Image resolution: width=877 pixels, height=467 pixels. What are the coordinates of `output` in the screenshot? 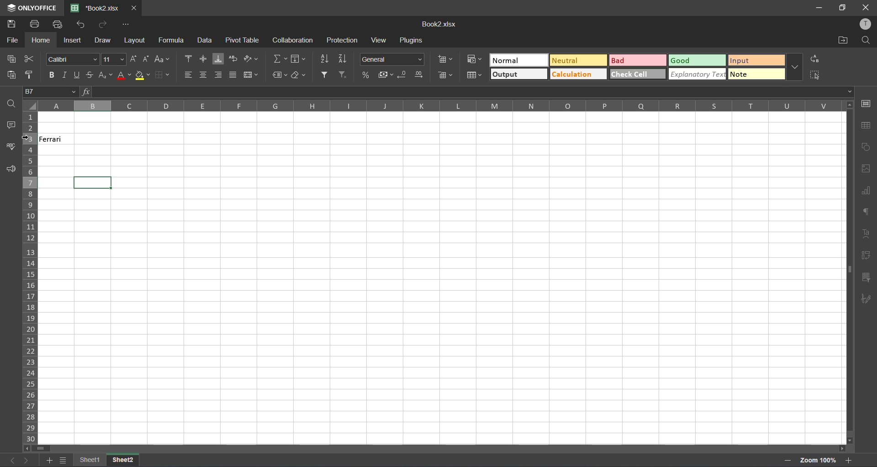 It's located at (518, 74).